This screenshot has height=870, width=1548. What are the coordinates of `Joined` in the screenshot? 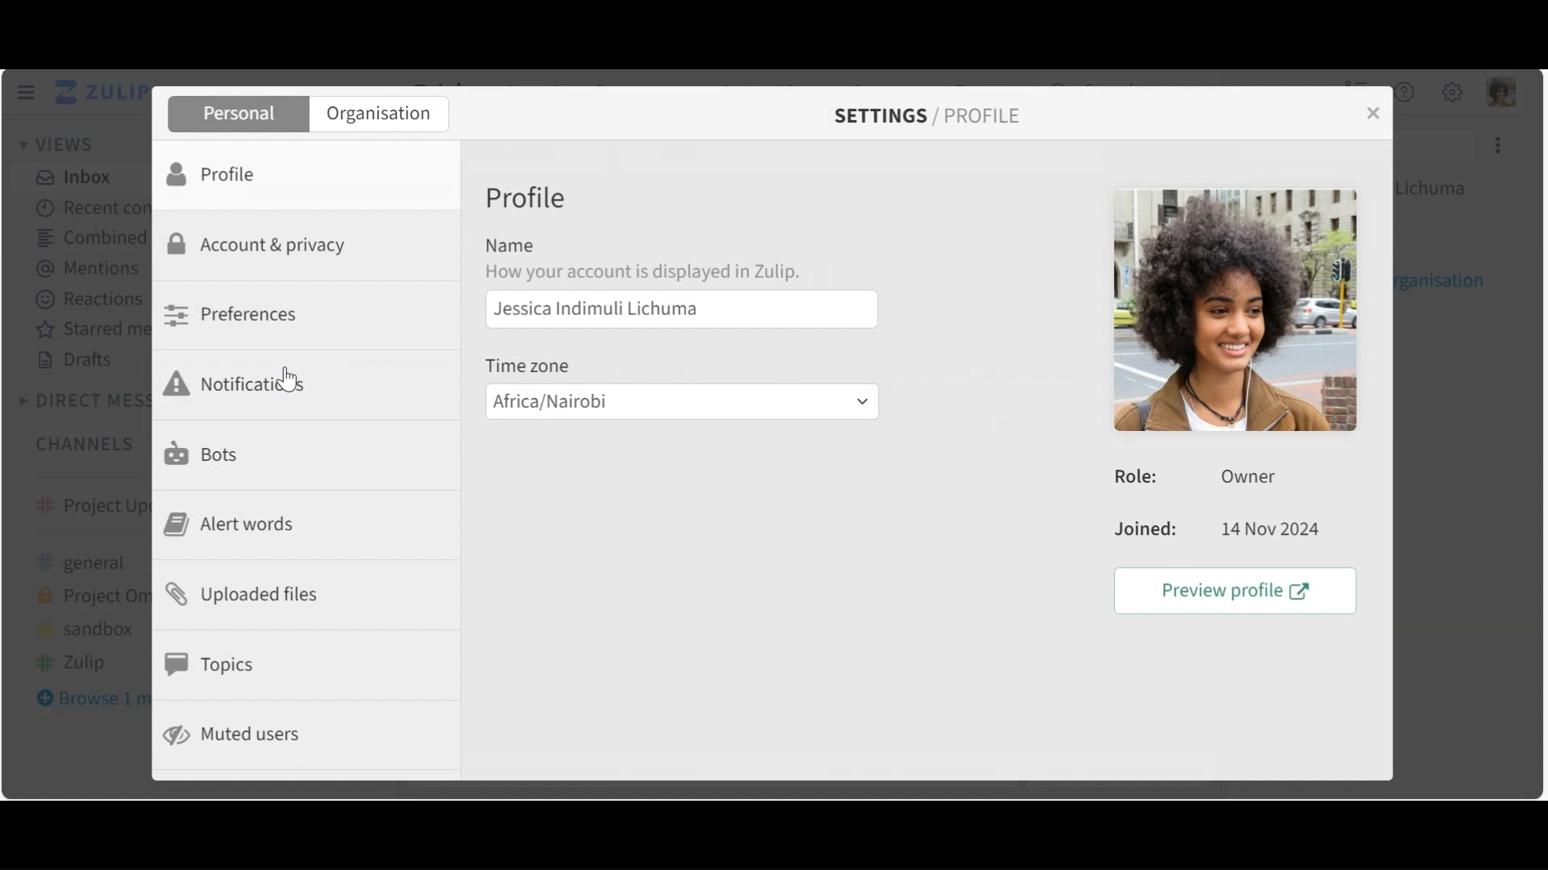 It's located at (1215, 531).